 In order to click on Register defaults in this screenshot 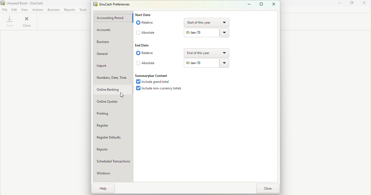, I will do `click(114, 137)`.